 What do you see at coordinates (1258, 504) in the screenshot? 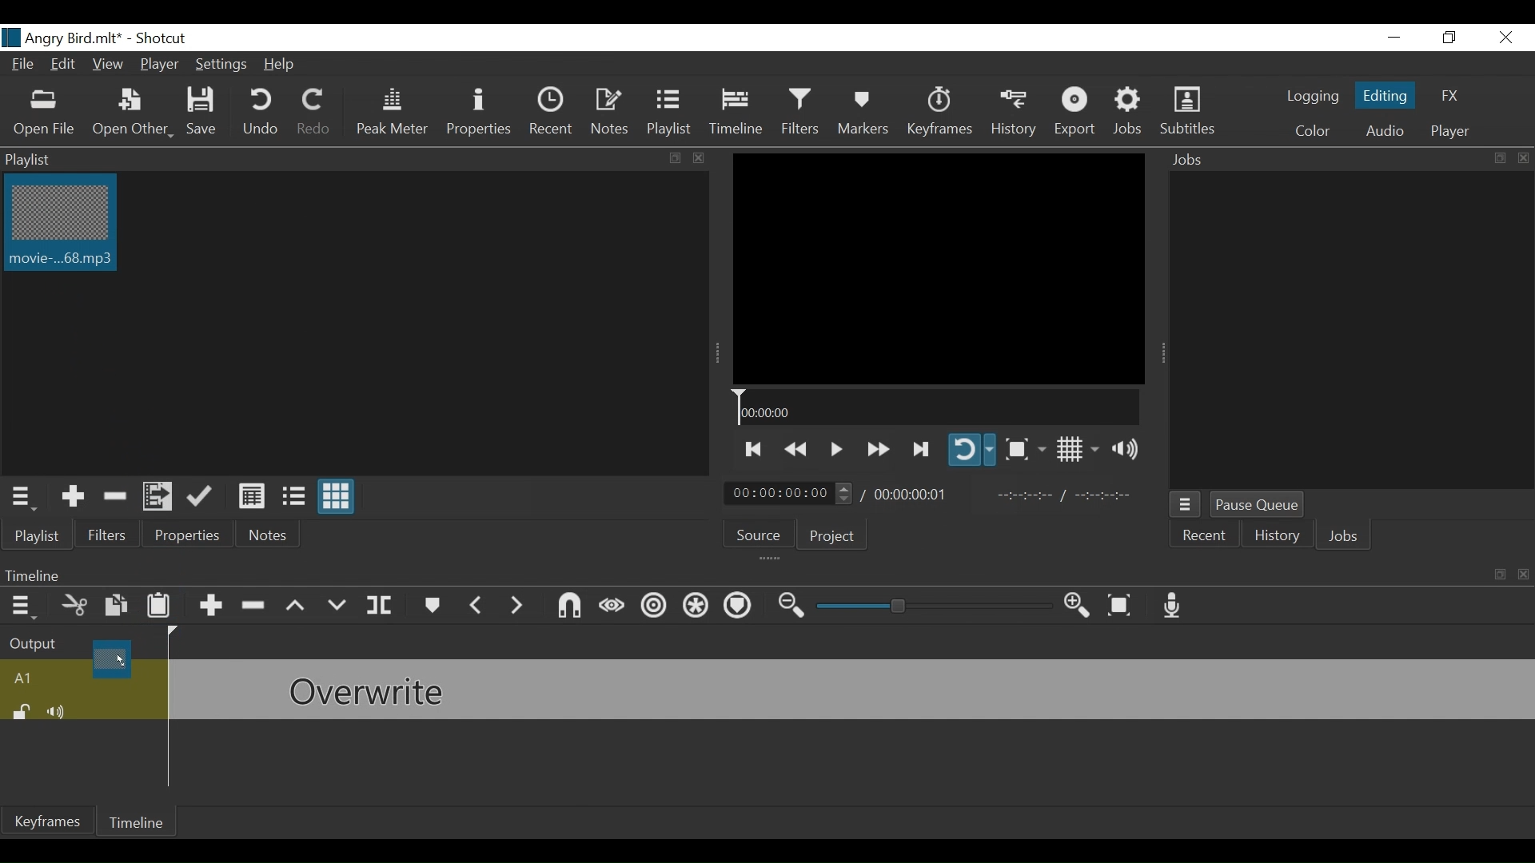
I see `Pause Queue` at bounding box center [1258, 504].